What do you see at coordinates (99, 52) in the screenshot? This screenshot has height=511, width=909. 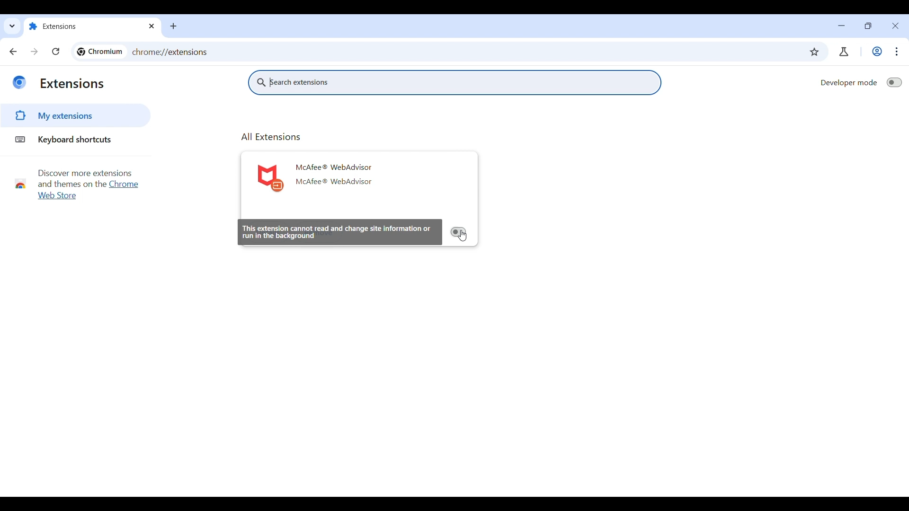 I see `Logo and name of current page` at bounding box center [99, 52].